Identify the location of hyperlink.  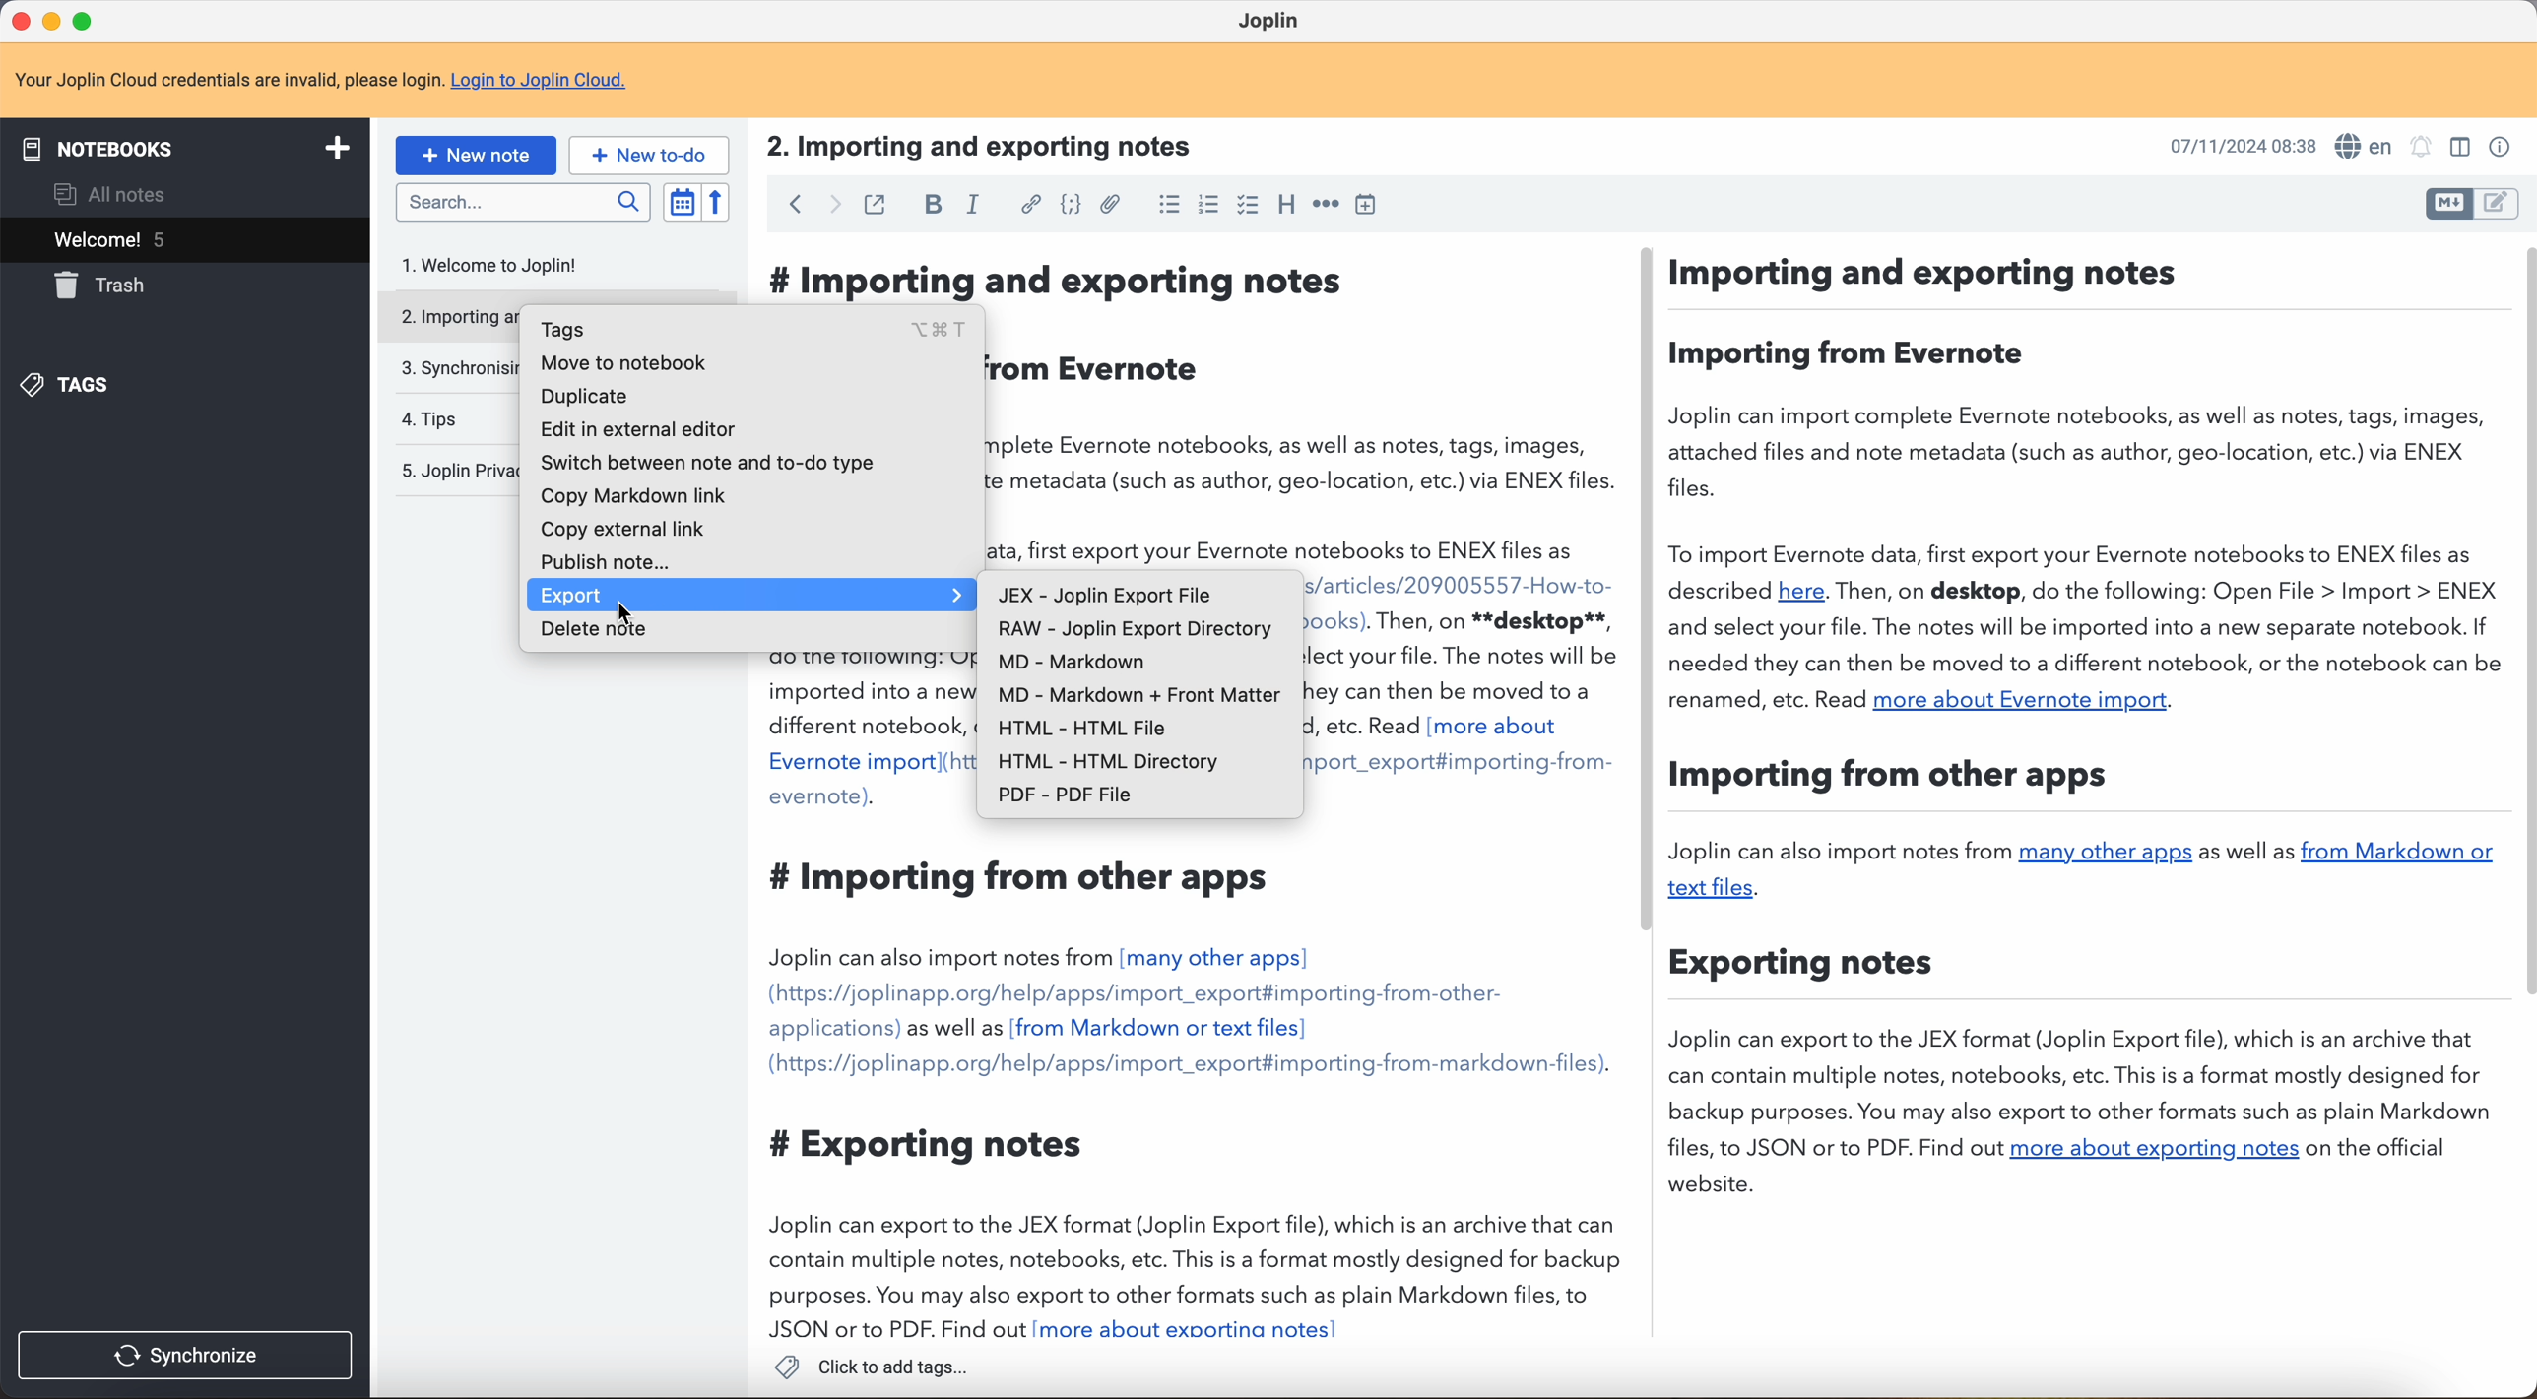
(1029, 206).